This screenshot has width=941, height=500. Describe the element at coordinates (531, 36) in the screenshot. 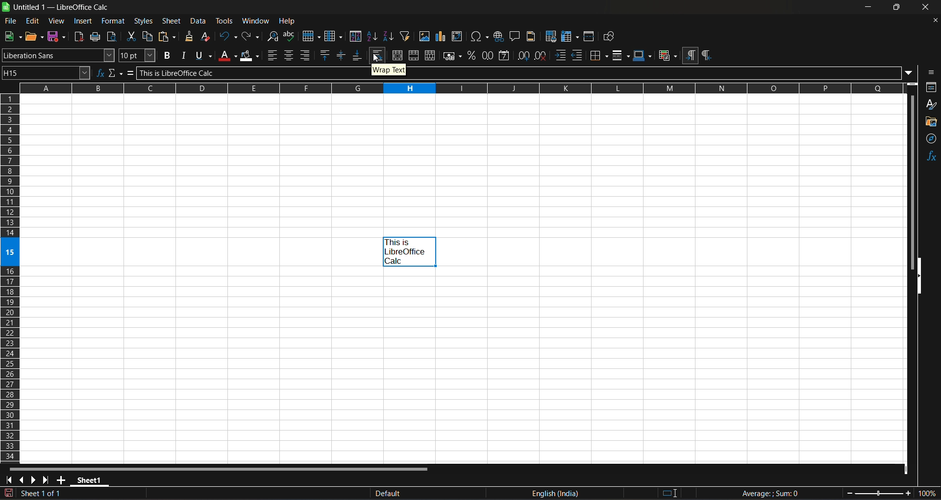

I see `headers and footers` at that location.